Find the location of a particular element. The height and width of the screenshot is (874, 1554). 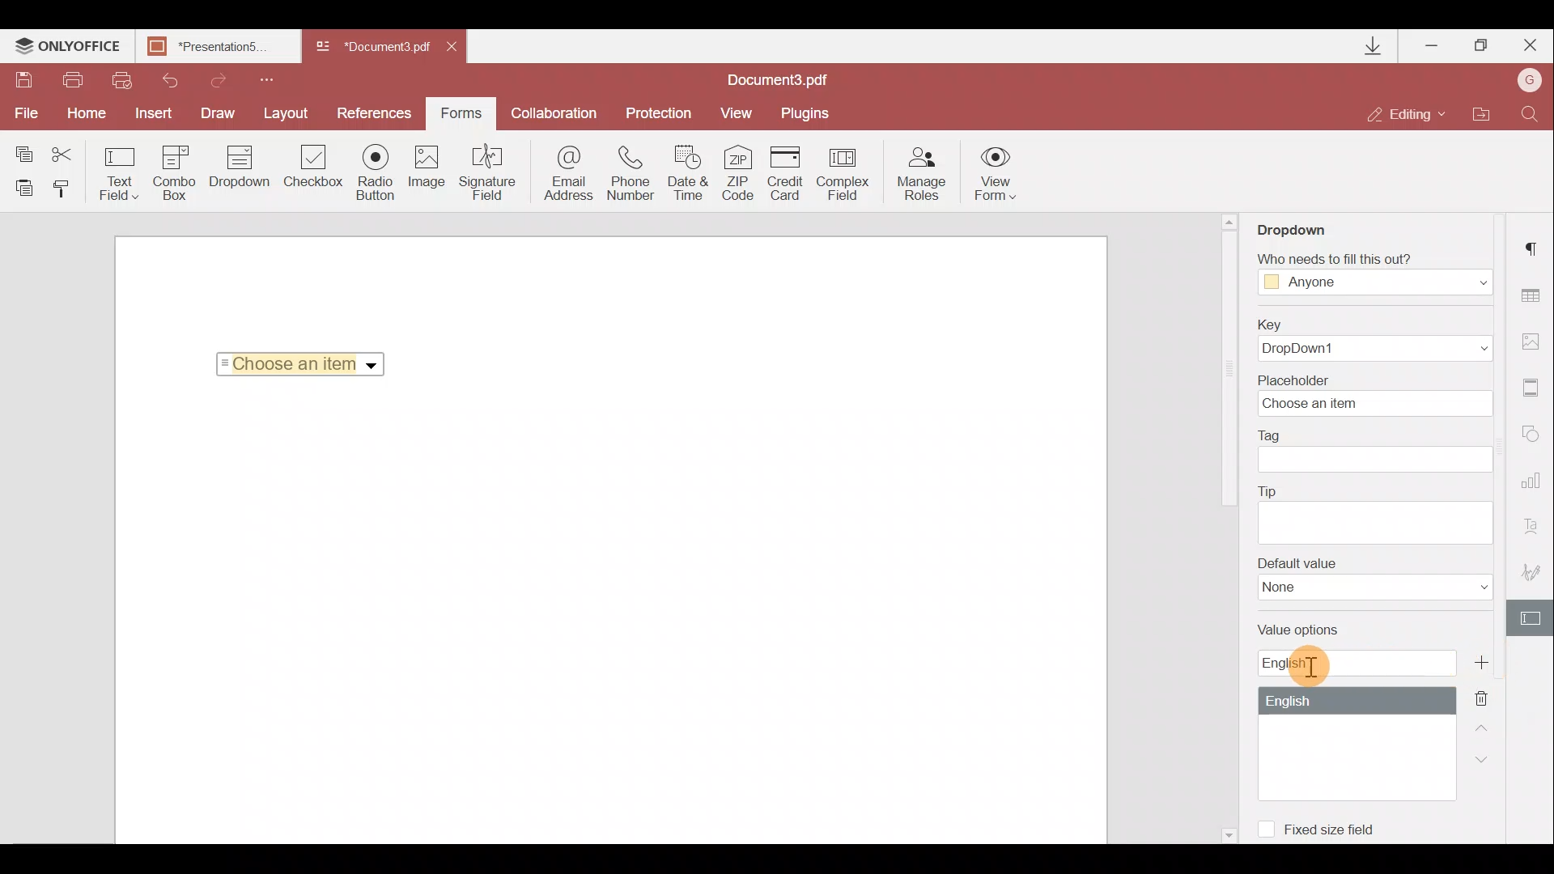

Value options is located at coordinates (1356, 713).